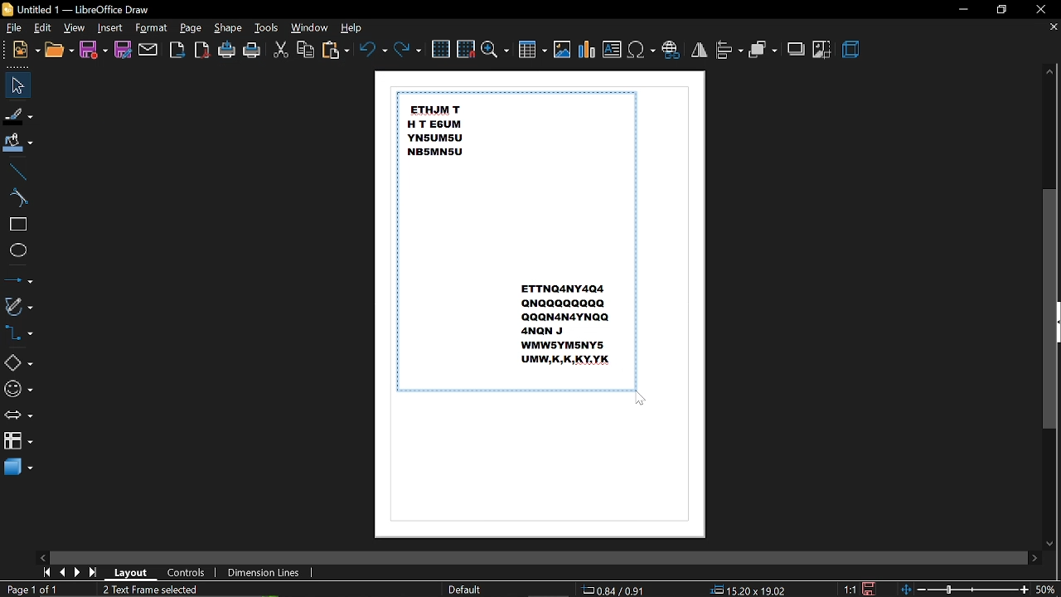 The width and height of the screenshot is (1061, 597). I want to click on ellipse, so click(17, 250).